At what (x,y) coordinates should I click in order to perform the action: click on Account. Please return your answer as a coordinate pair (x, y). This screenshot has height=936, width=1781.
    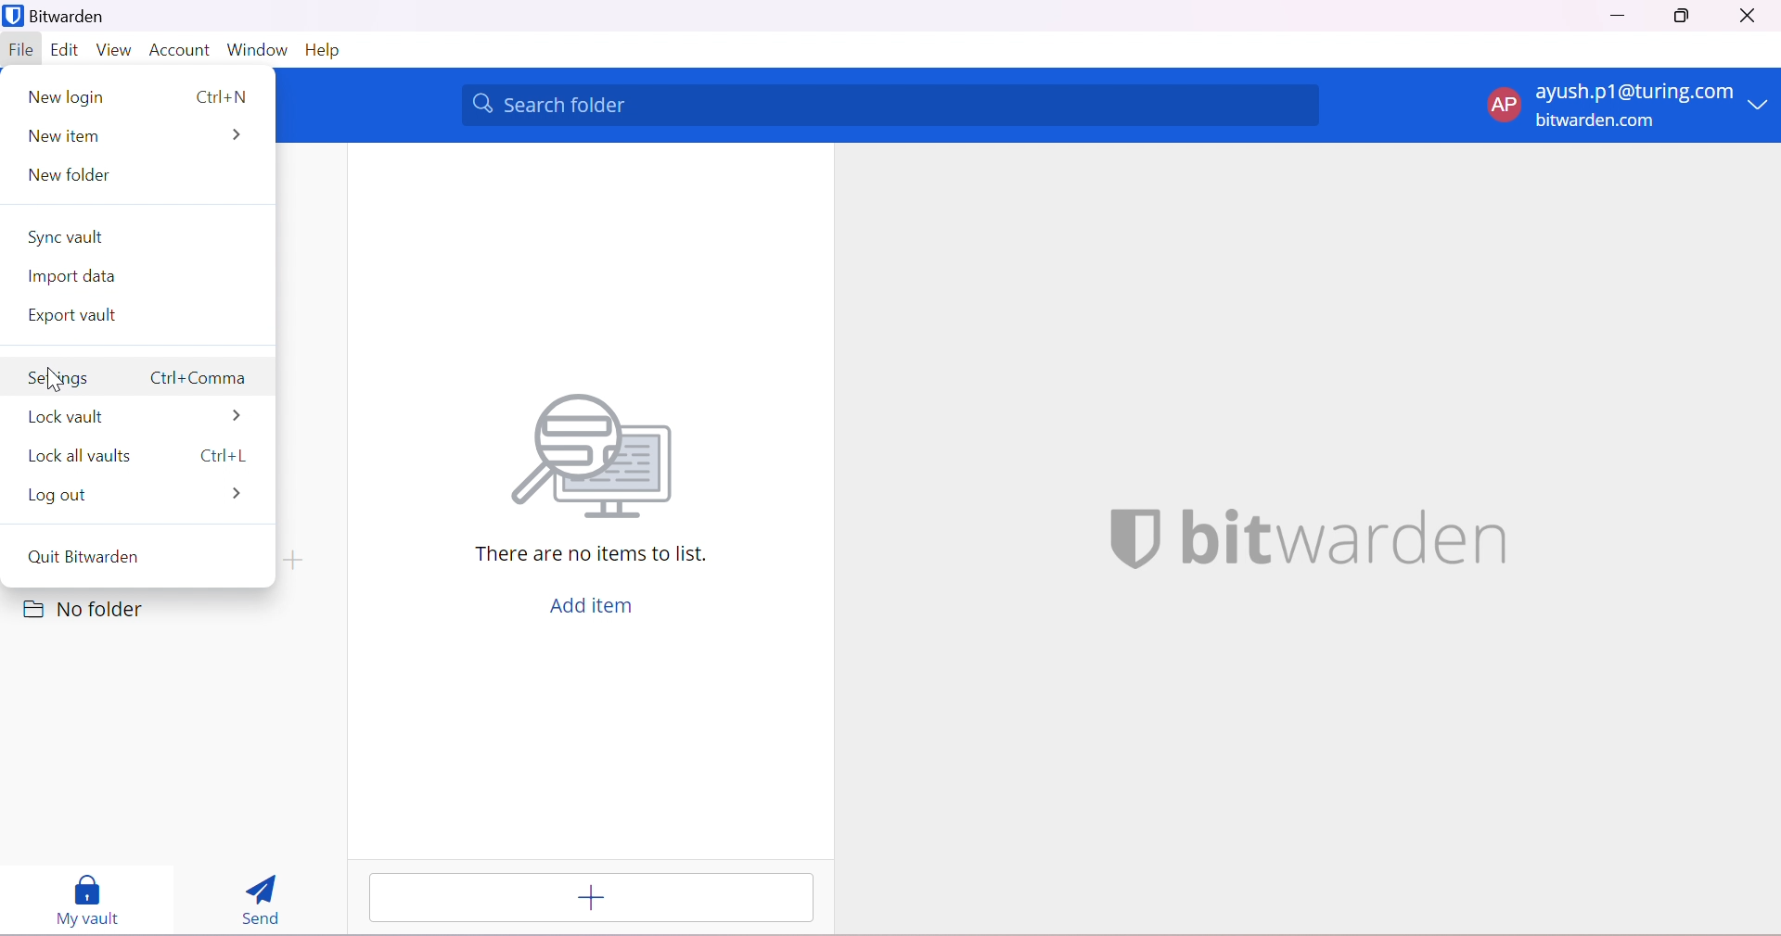
    Looking at the image, I should click on (181, 50).